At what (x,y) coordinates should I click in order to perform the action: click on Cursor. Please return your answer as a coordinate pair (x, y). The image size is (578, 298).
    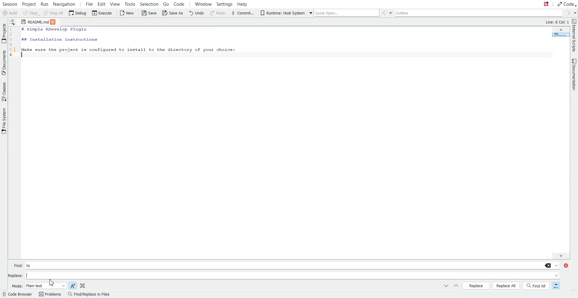
    Looking at the image, I should click on (51, 283).